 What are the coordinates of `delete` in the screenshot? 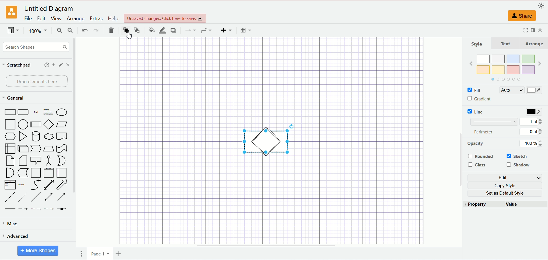 It's located at (112, 30).